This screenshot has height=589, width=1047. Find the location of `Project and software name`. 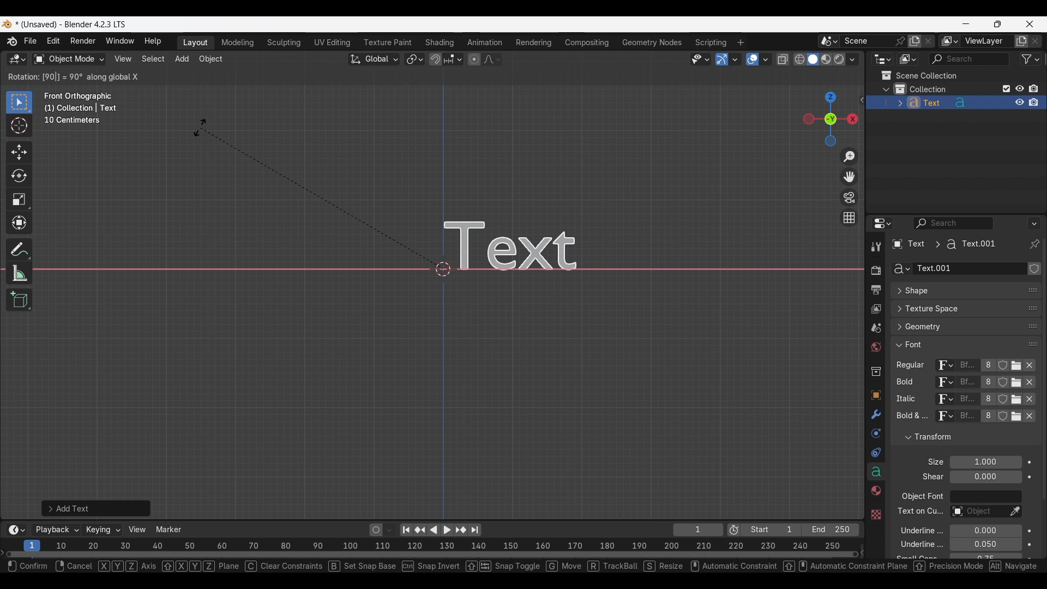

Project and software name is located at coordinates (71, 25).